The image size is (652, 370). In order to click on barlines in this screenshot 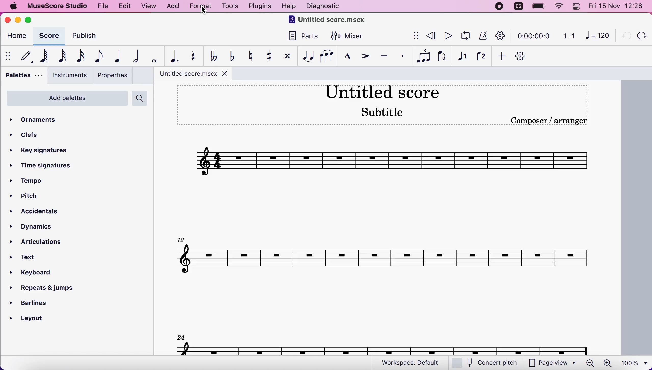, I will do `click(42, 301)`.